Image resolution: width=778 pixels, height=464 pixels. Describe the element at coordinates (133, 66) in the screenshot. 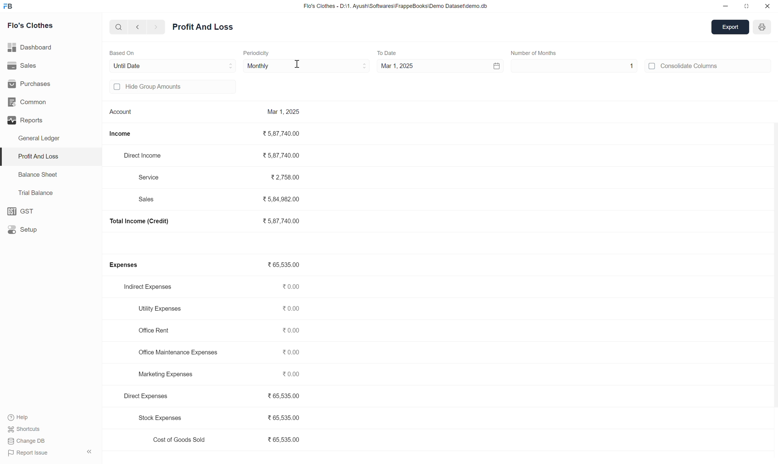

I see `Until Date` at that location.